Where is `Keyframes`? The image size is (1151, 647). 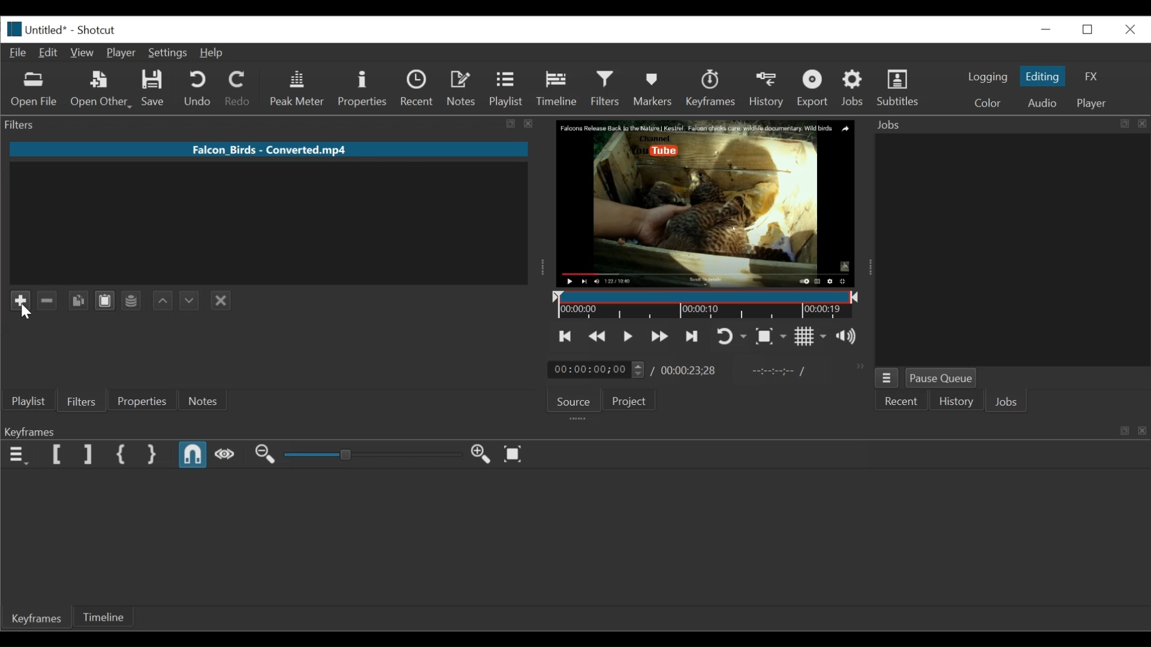 Keyframes is located at coordinates (711, 88).